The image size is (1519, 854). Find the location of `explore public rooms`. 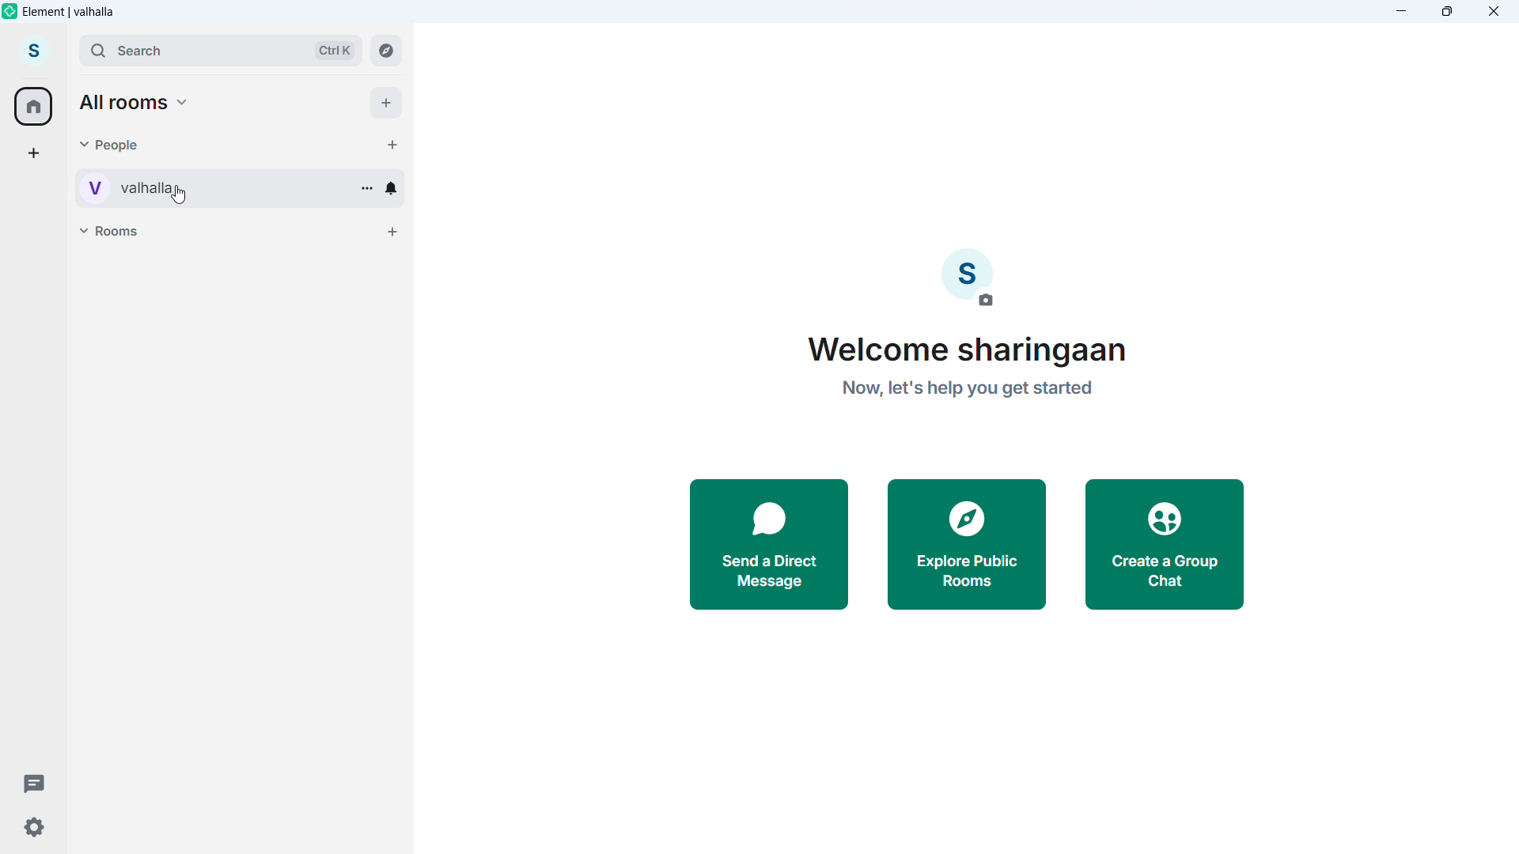

explore public rooms is located at coordinates (967, 543).